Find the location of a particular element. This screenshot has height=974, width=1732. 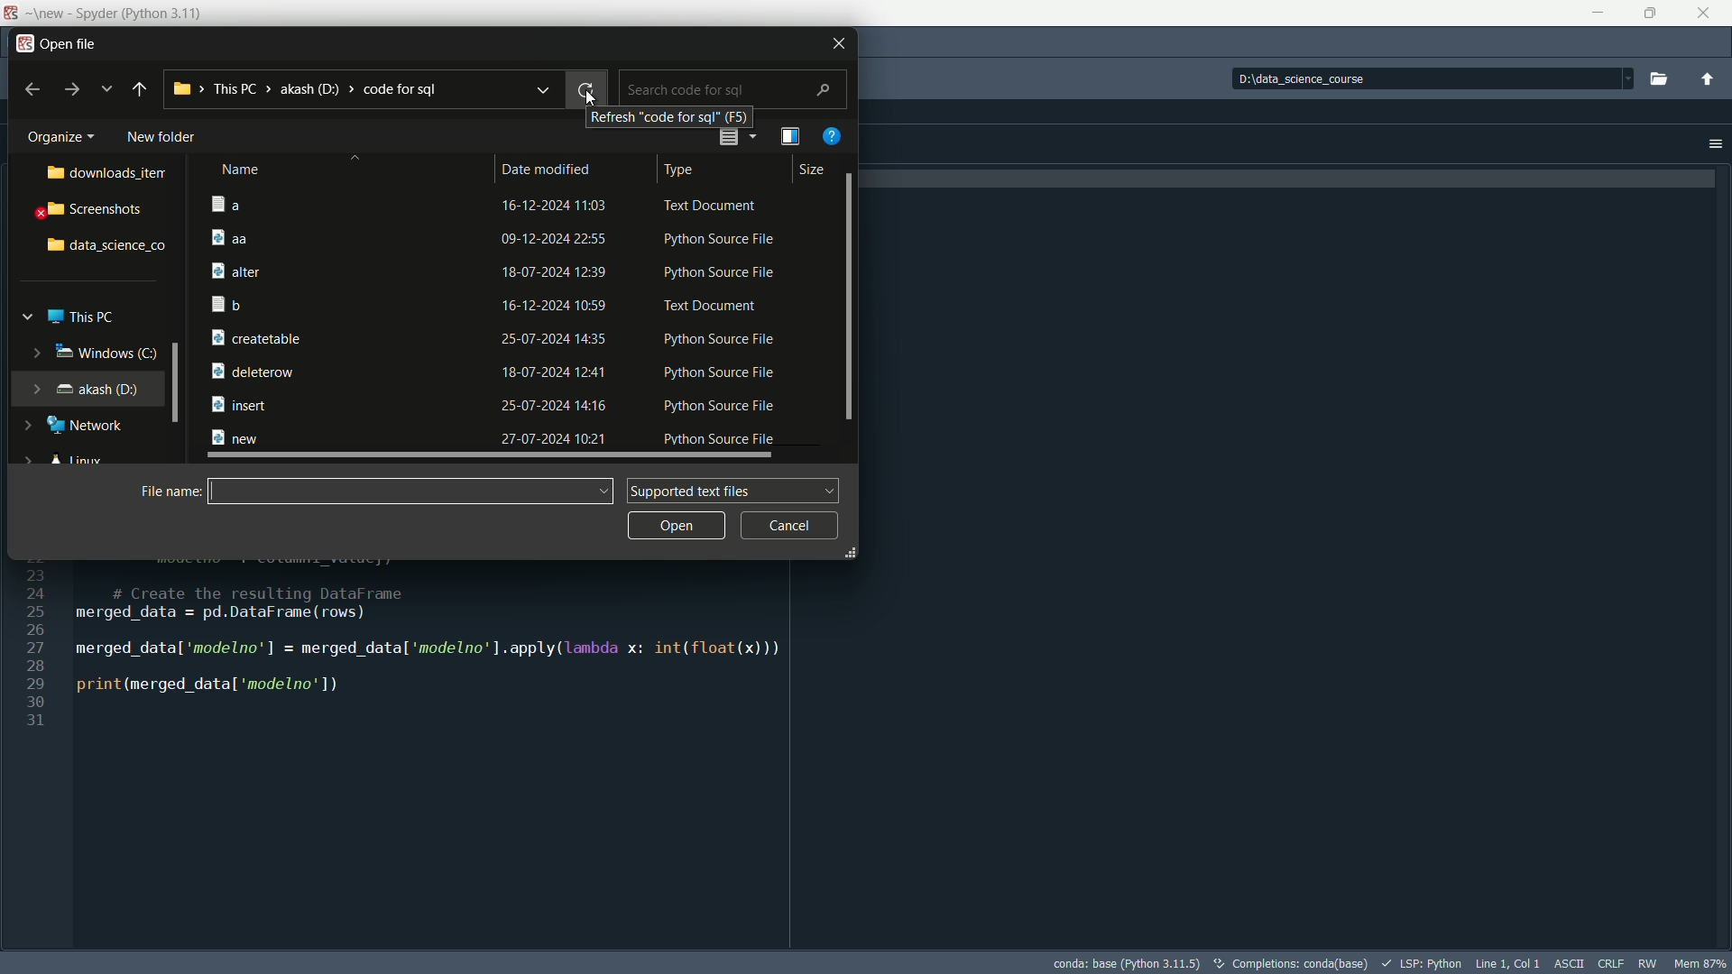

file-4 is located at coordinates (496, 306).